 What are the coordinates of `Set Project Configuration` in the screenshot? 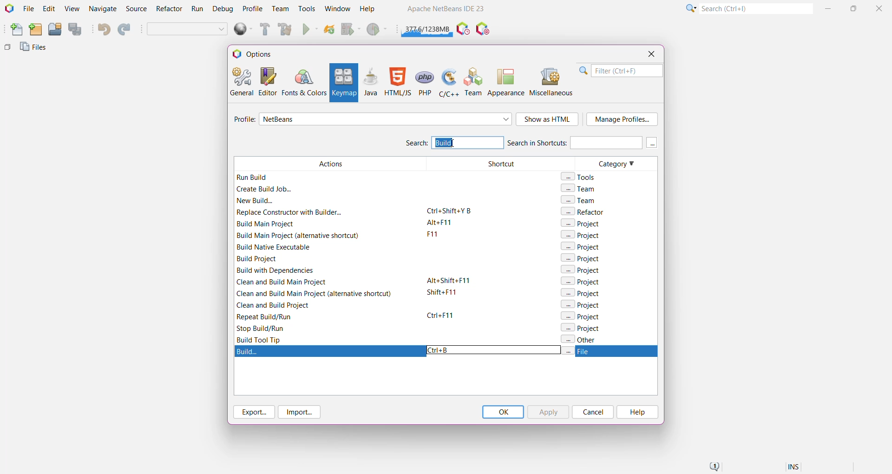 It's located at (188, 30).